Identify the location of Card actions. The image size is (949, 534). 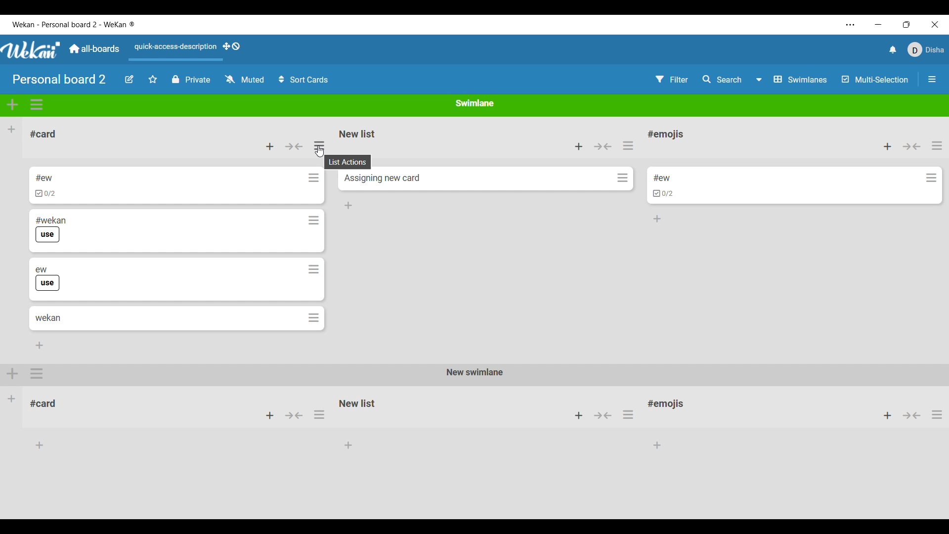
(622, 178).